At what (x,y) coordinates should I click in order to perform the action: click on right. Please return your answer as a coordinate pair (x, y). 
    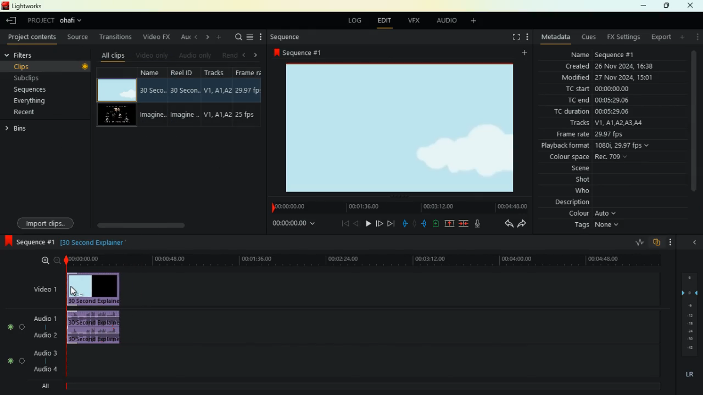
    Looking at the image, I should click on (257, 55).